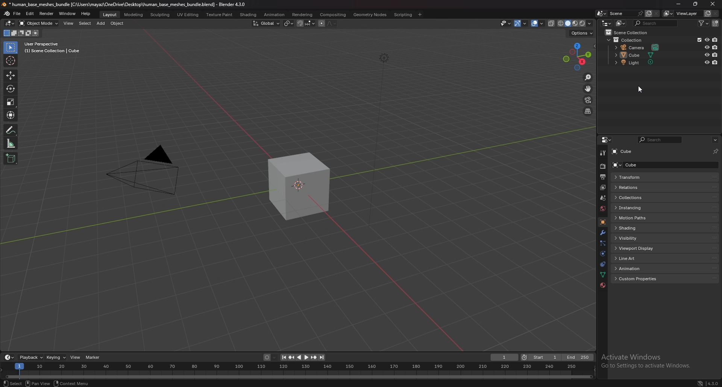 The width and height of the screenshot is (722, 387). Describe the element at coordinates (588, 112) in the screenshot. I see `switch view from perspective/orthographic` at that location.